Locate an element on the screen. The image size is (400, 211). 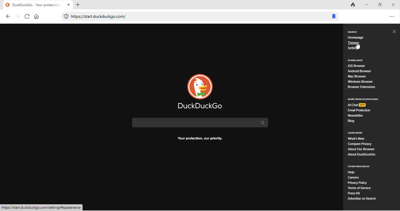
newsteller is located at coordinates (356, 115).